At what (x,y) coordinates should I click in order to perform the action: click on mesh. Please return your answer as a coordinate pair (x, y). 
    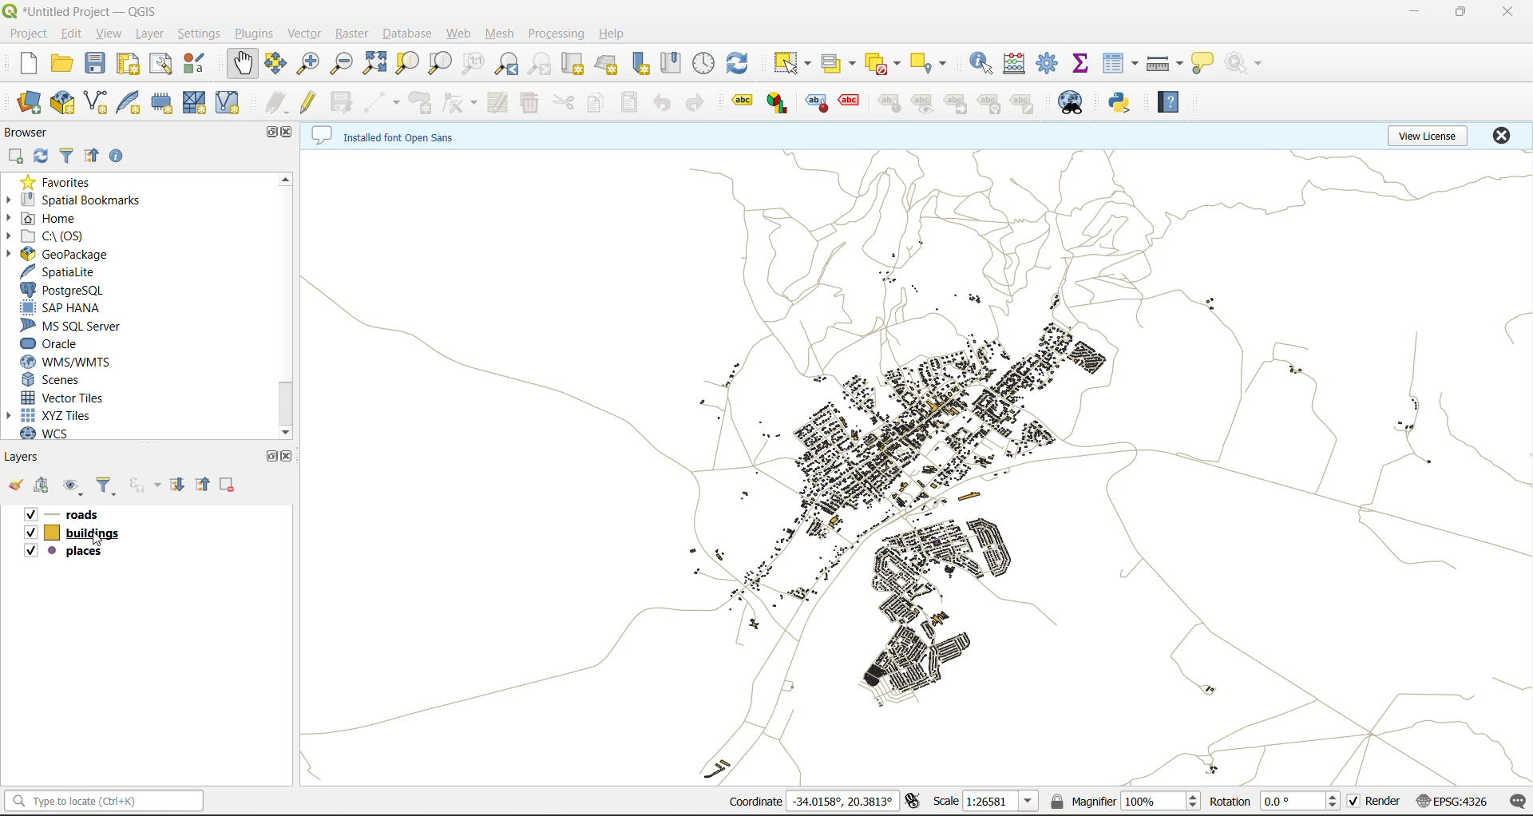
    Looking at the image, I should click on (501, 33).